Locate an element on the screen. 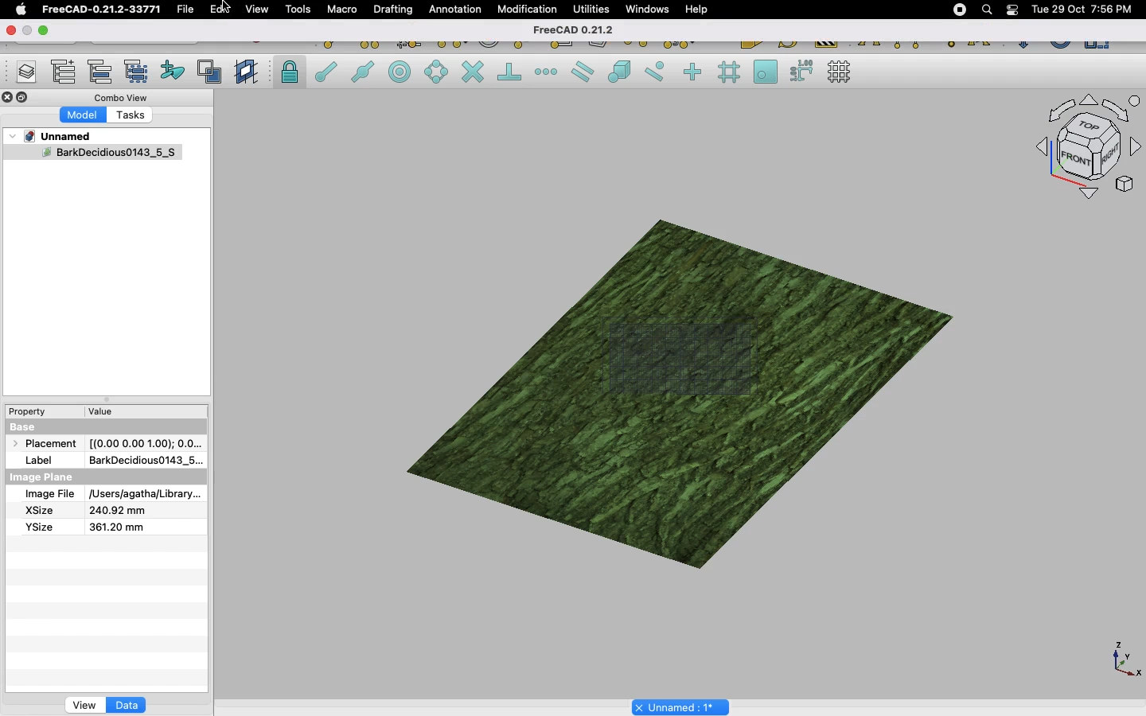 The height and width of the screenshot is (716, 1146). View is located at coordinates (84, 704).